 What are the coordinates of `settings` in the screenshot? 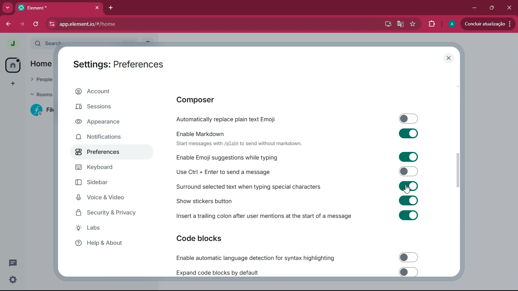 It's located at (11, 280).